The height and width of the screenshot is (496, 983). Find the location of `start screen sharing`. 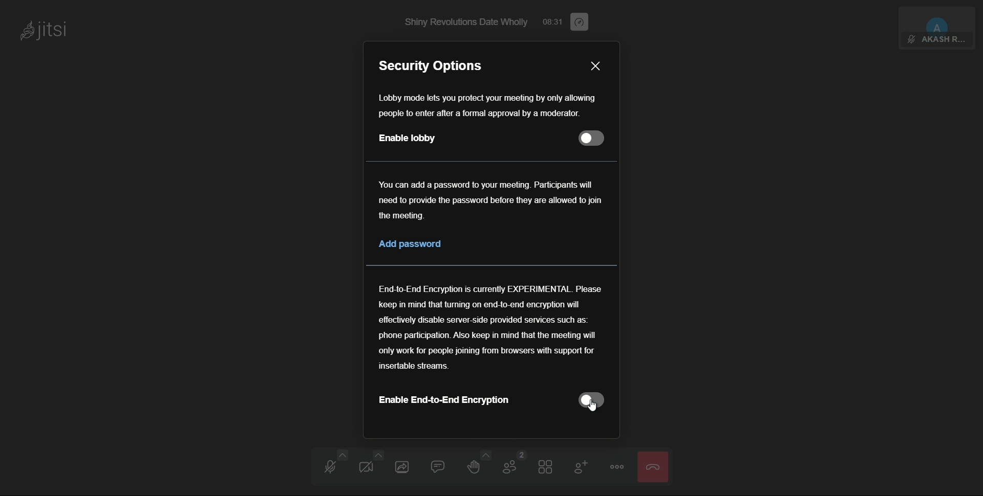

start screen sharing is located at coordinates (406, 465).